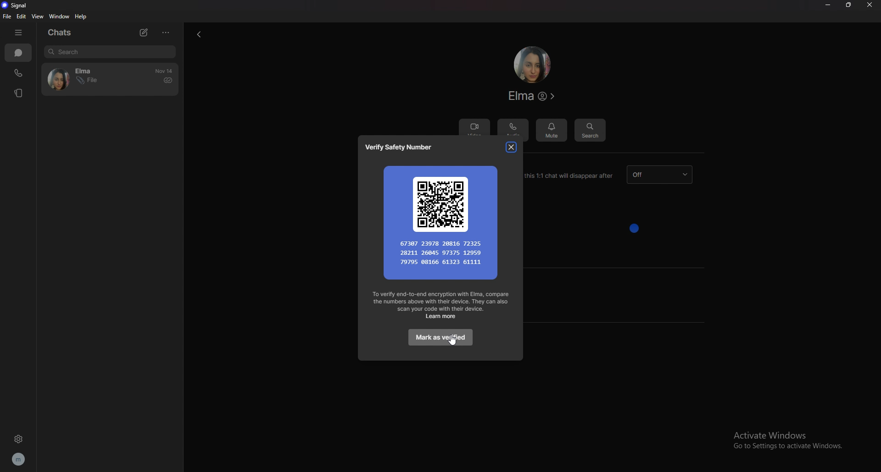  Describe the element at coordinates (23, 16) in the screenshot. I see `edit` at that location.